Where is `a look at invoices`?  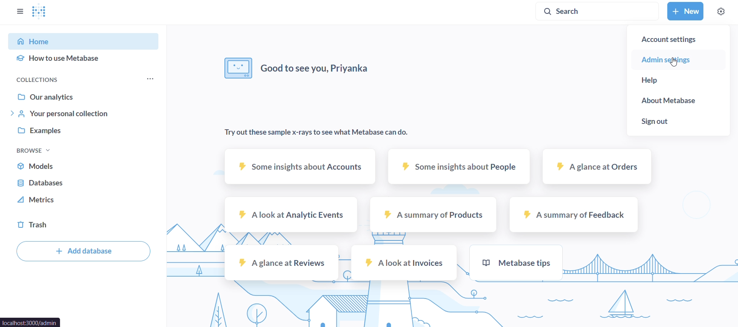
a look at invoices is located at coordinates (404, 263).